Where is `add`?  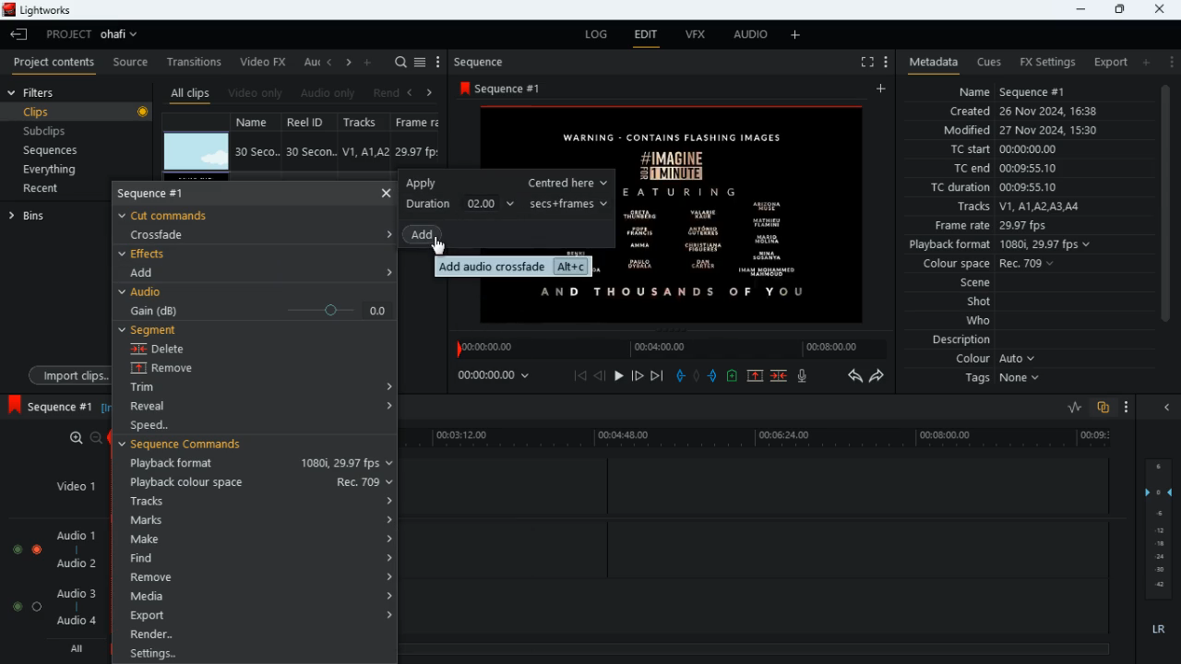
add is located at coordinates (434, 237).